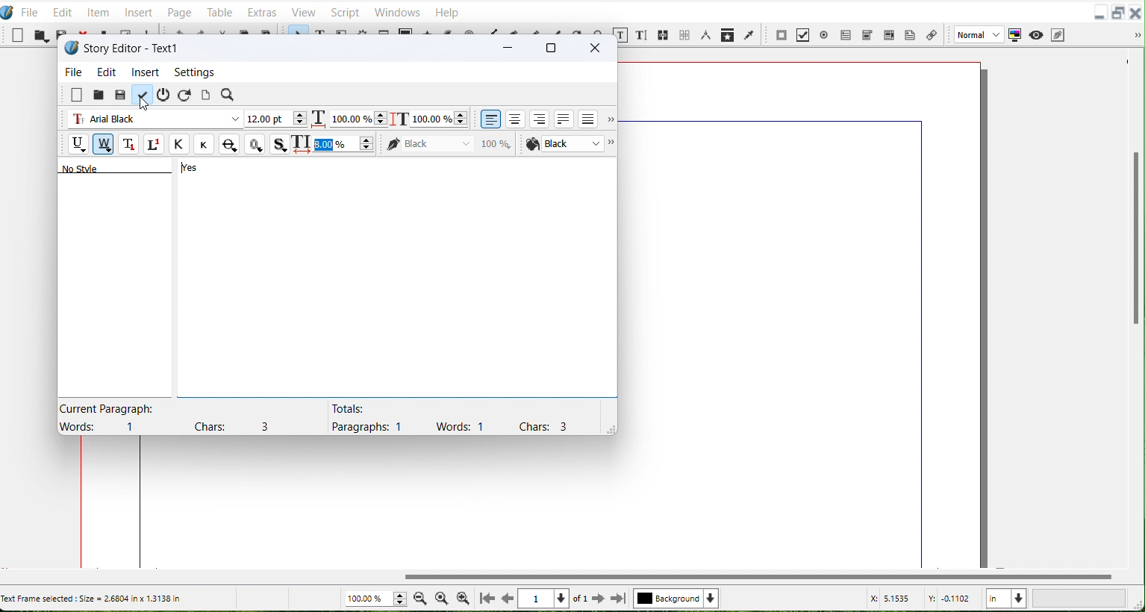 This screenshot has height=612, width=1145. Describe the element at coordinates (107, 73) in the screenshot. I see `Edit` at that location.